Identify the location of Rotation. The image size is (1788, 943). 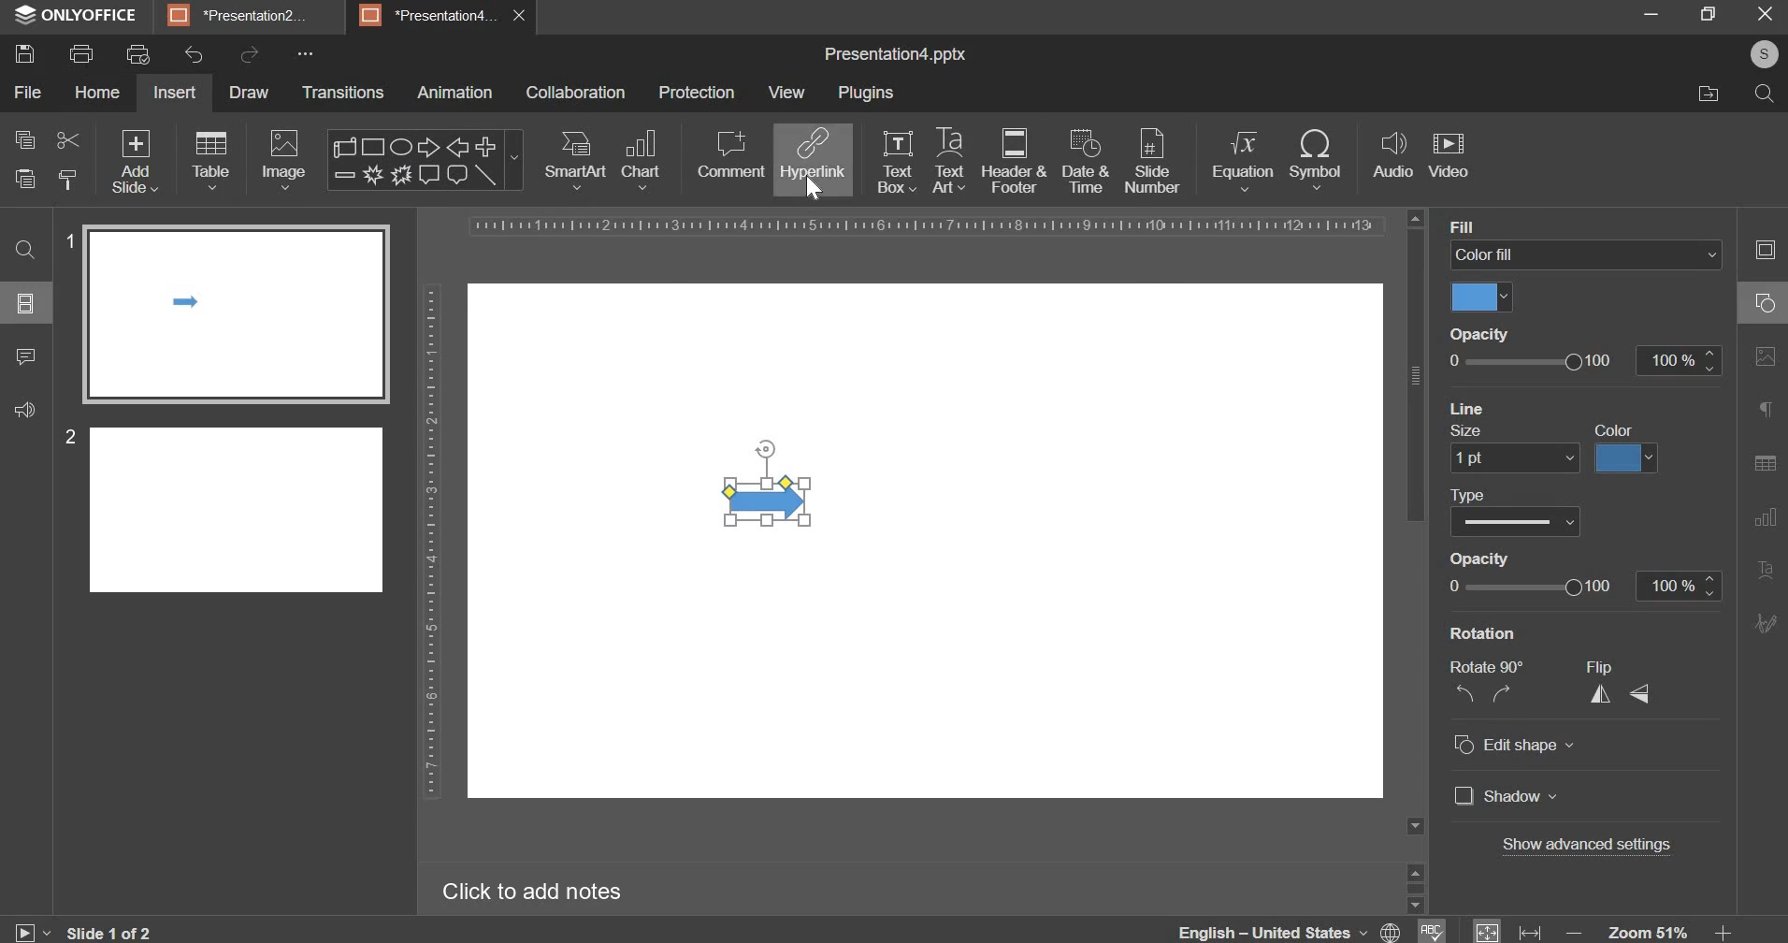
(1488, 634).